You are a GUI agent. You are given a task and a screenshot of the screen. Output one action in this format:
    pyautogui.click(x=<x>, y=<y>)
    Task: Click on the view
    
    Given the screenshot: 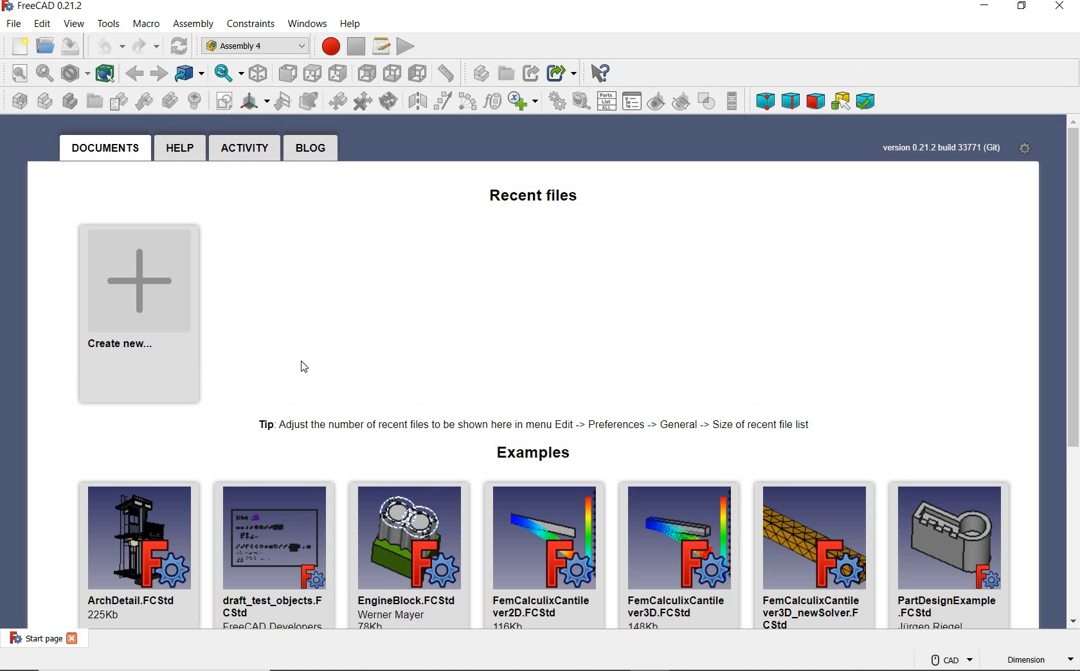 What is the action you would take?
    pyautogui.click(x=73, y=24)
    